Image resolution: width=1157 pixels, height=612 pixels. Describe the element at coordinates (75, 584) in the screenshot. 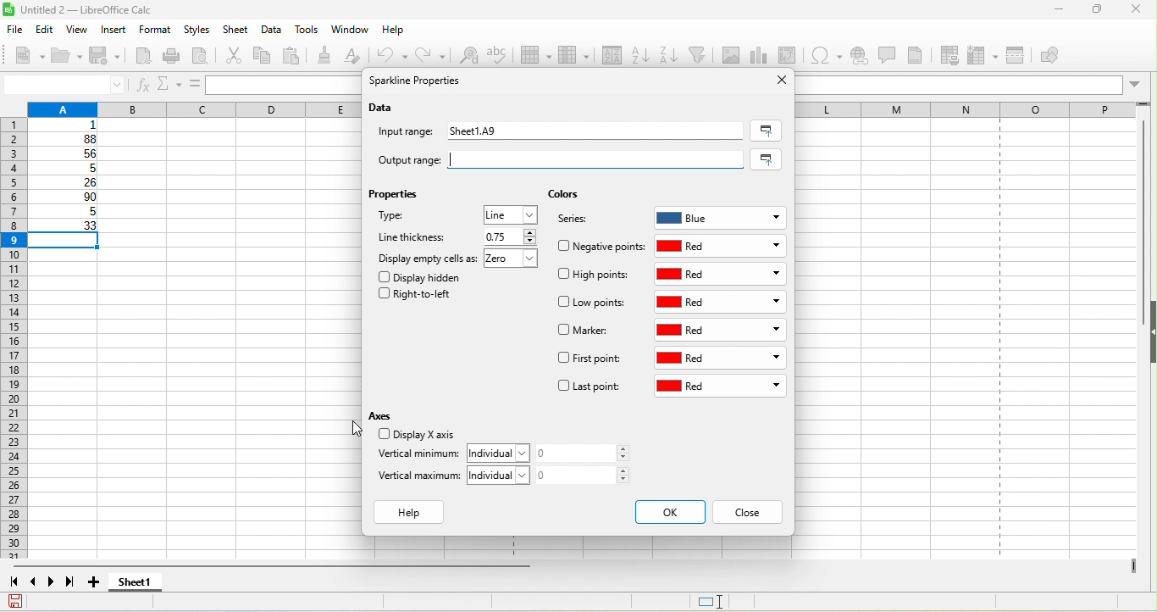

I see `scroll to last sheet` at that location.